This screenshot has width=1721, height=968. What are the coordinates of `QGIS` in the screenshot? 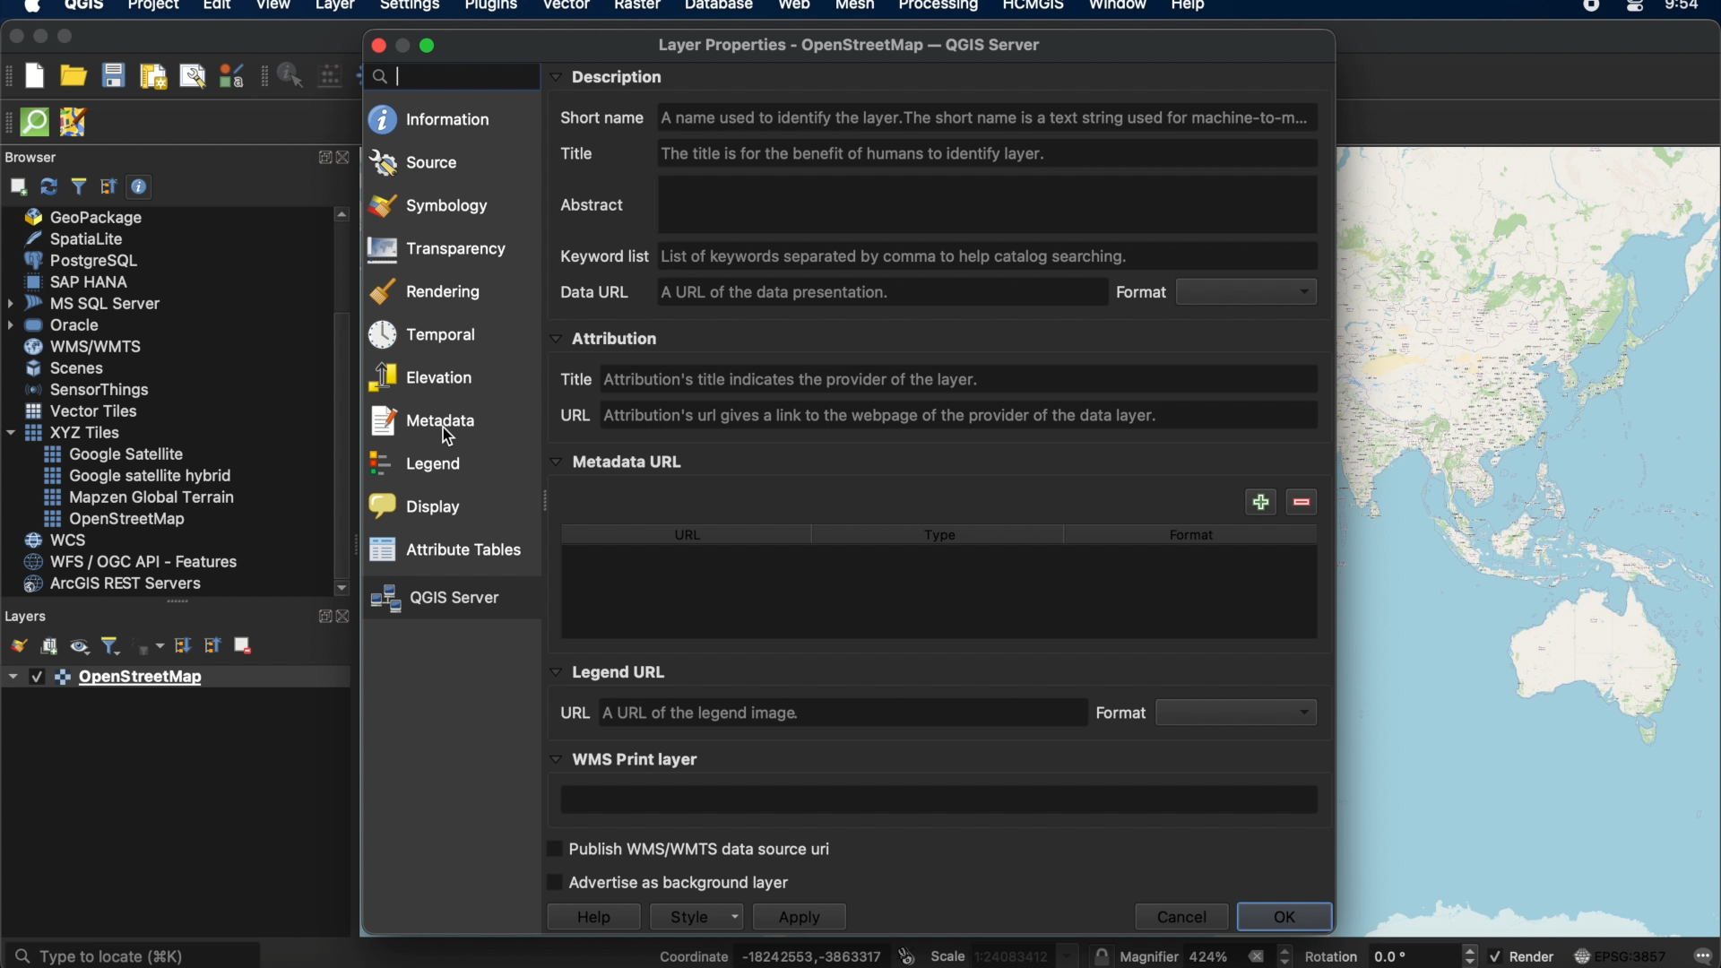 It's located at (83, 8).